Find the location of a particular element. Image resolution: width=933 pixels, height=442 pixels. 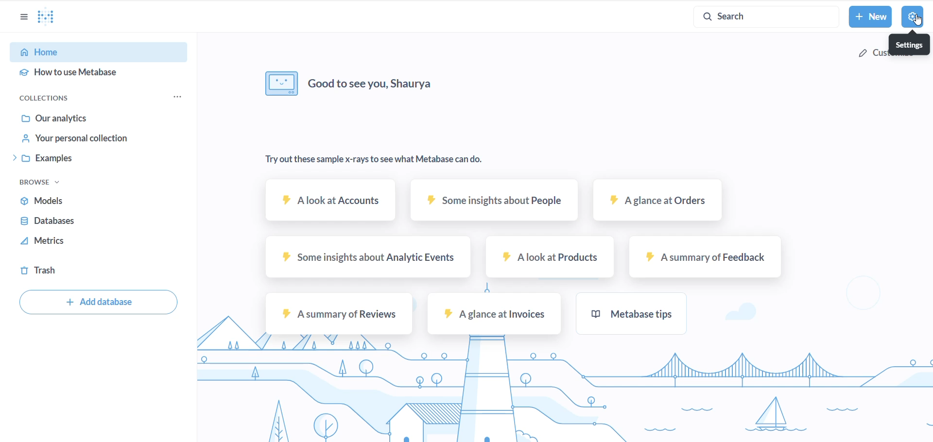

MODELS is located at coordinates (69, 200).